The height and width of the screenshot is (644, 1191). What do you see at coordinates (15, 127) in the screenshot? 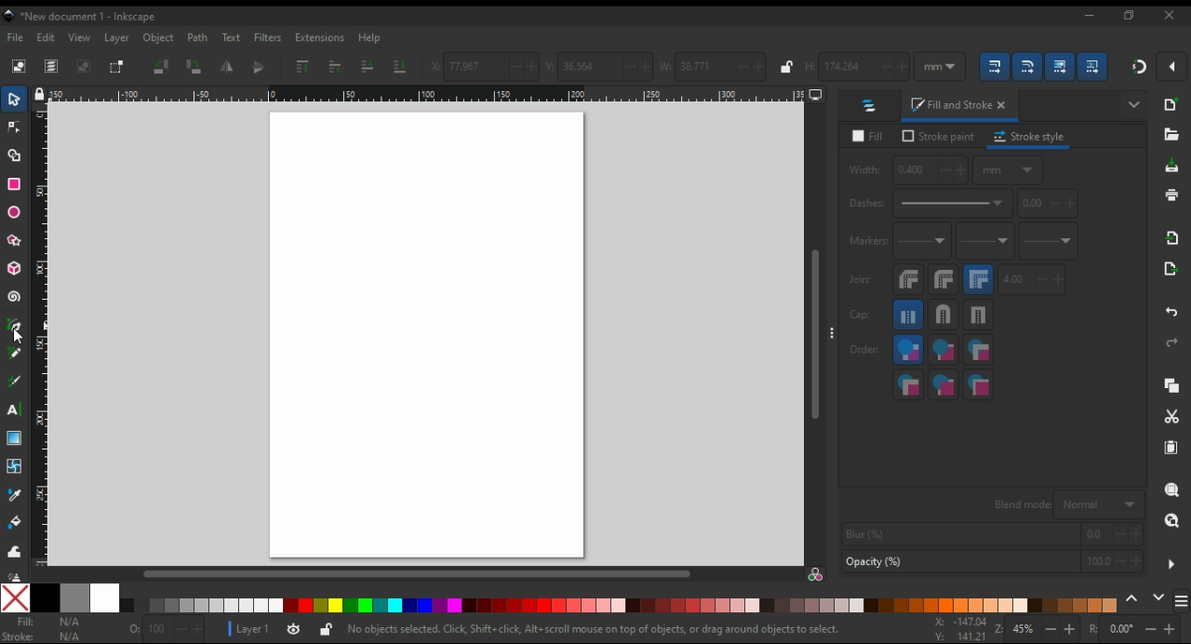
I see `node tool` at bounding box center [15, 127].